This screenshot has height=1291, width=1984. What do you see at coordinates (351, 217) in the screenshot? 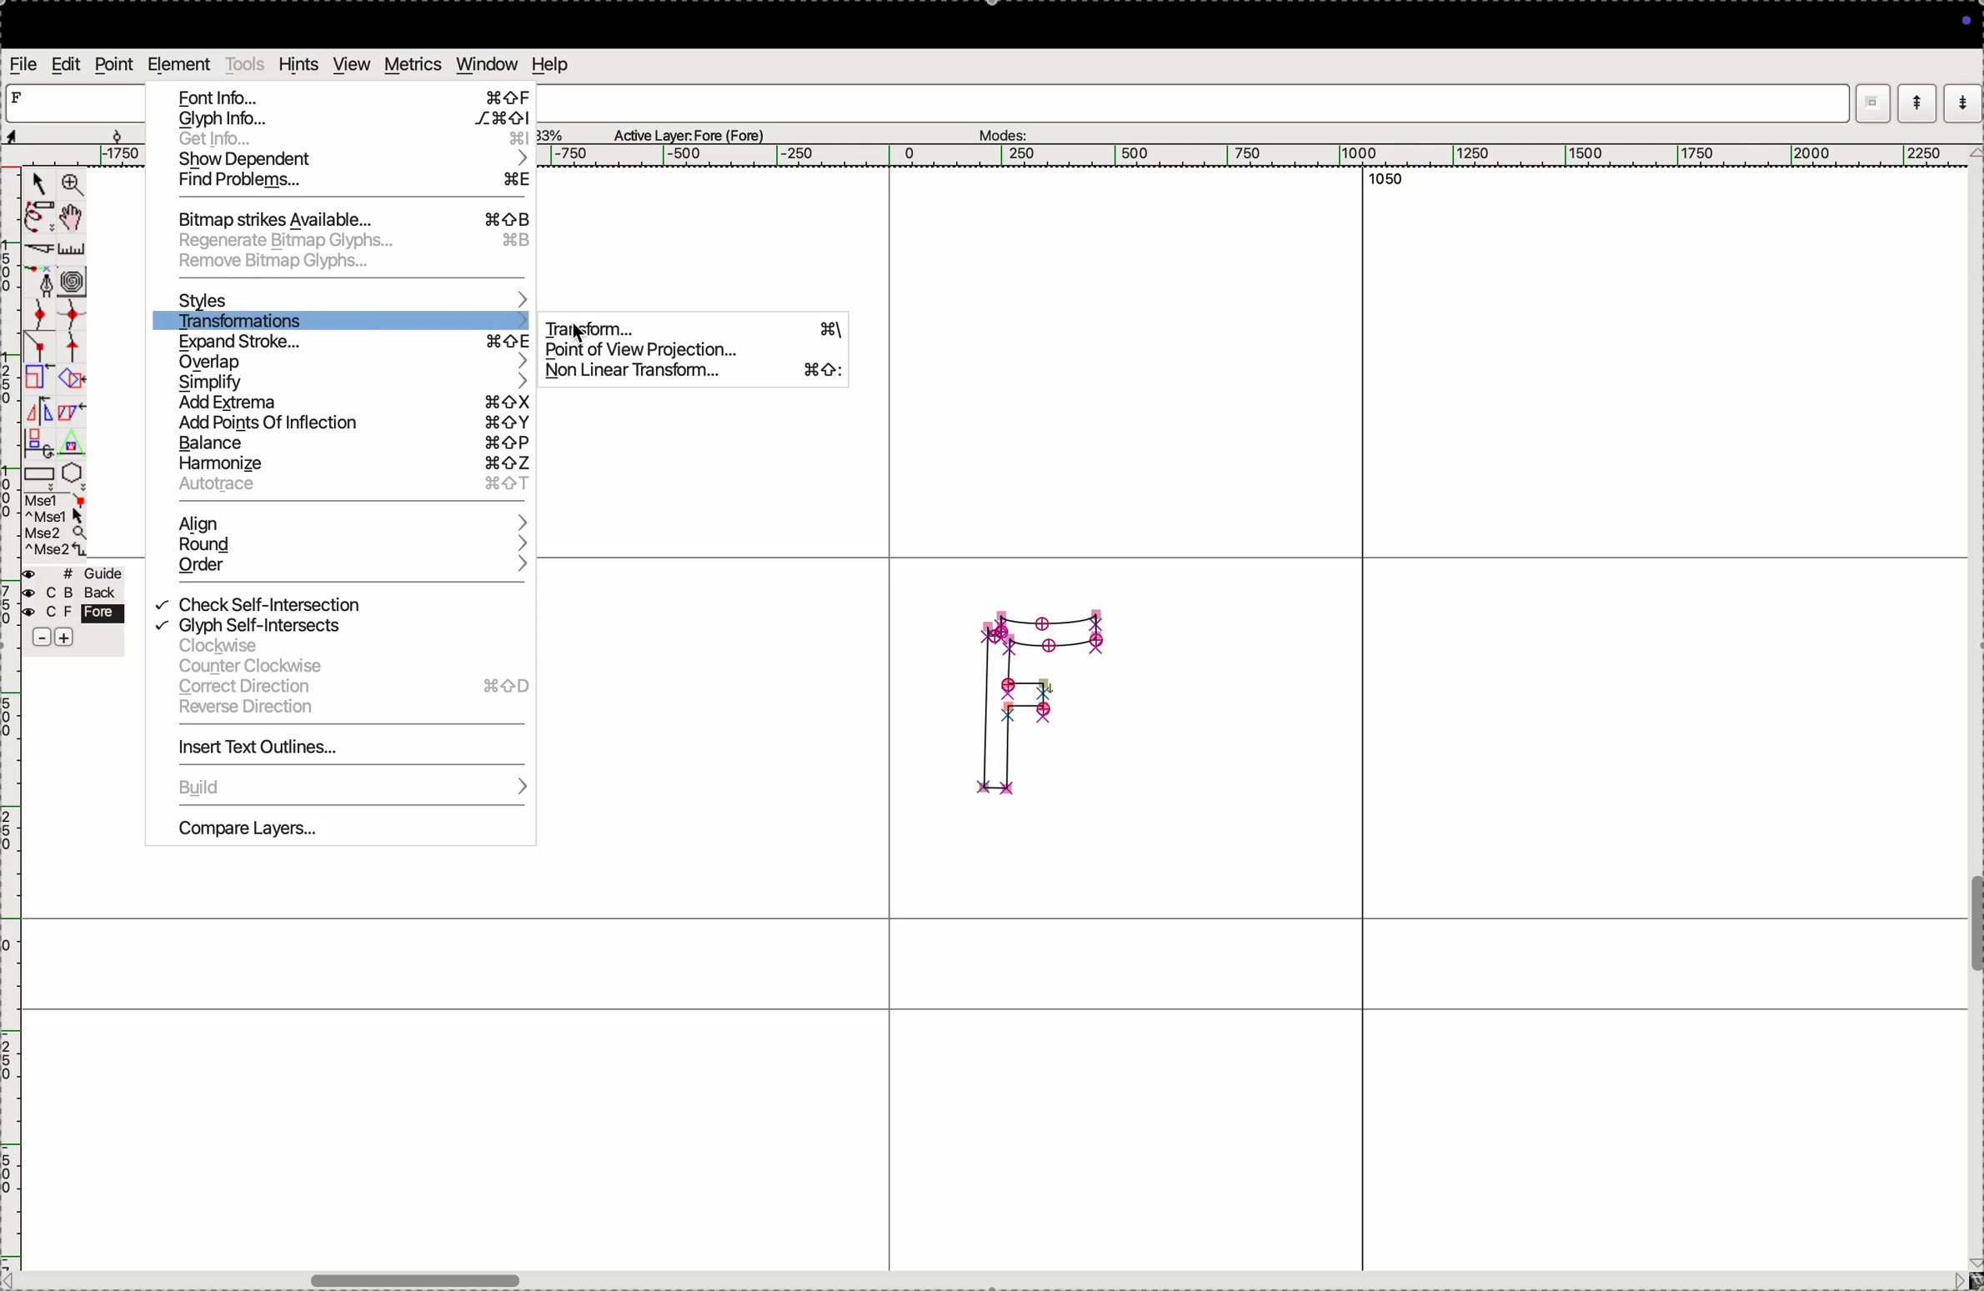
I see `bitmap strikes available` at bounding box center [351, 217].